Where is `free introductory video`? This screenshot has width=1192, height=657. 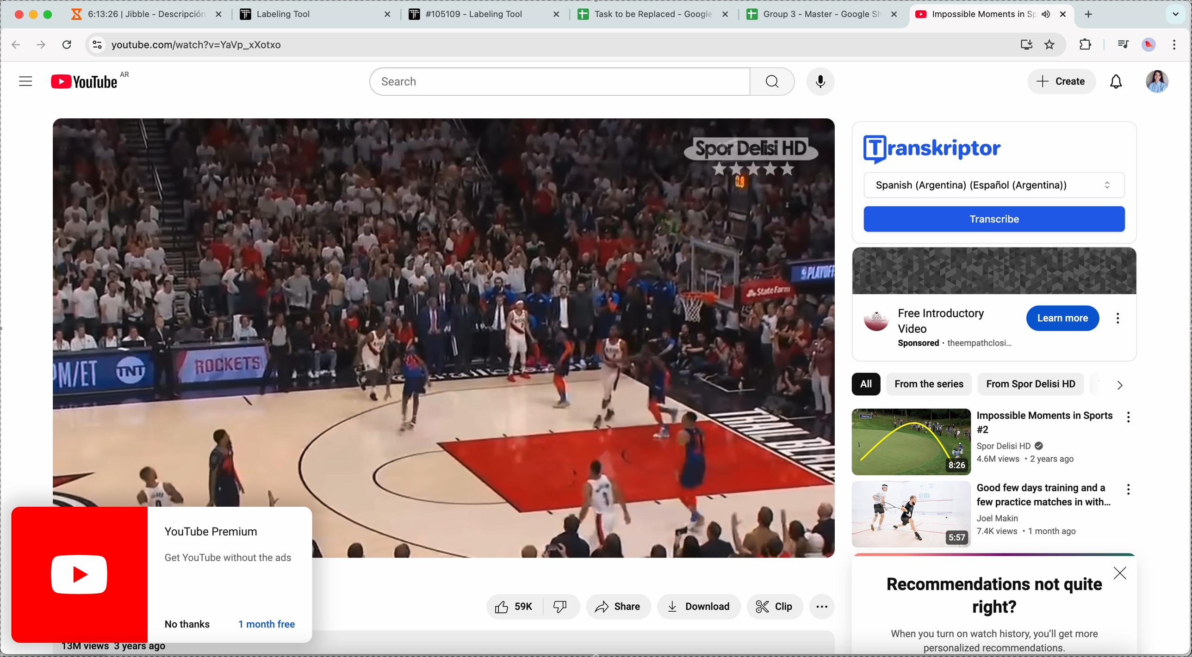
free introductory video is located at coordinates (992, 303).